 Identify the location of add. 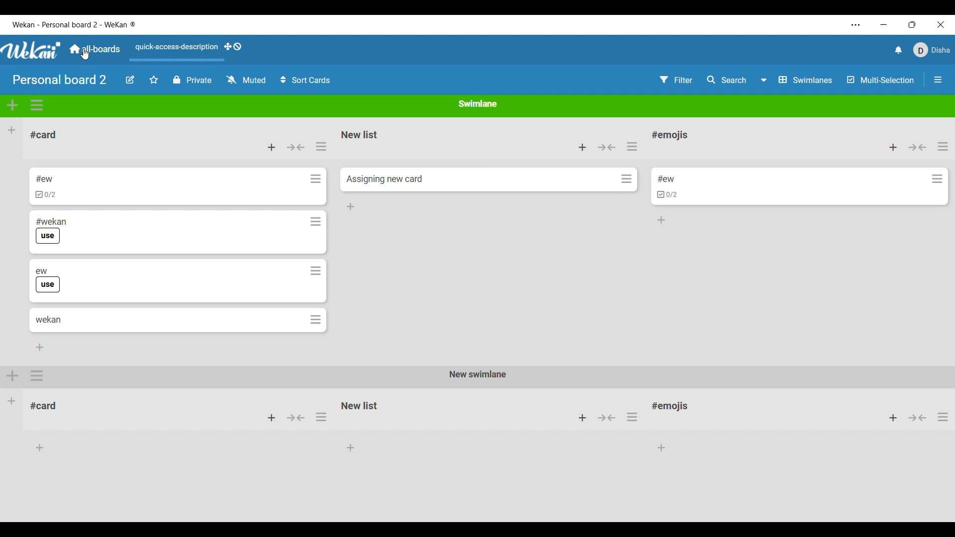
(352, 449).